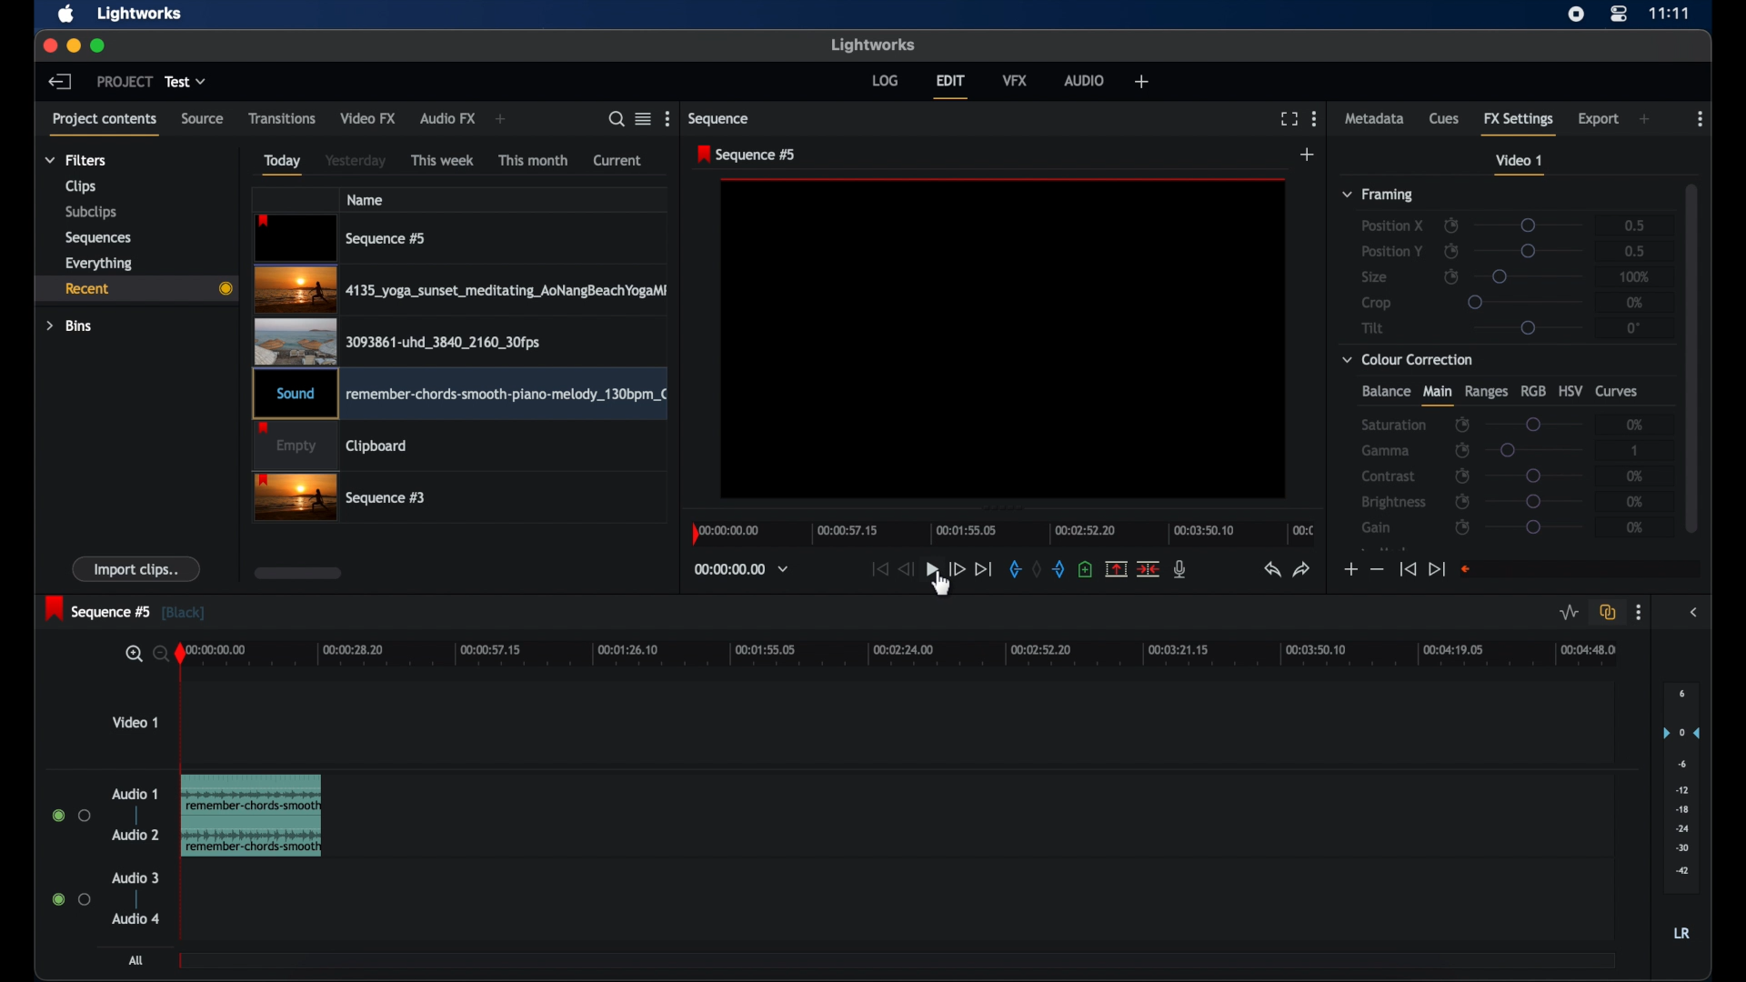  Describe the element at coordinates (1010, 569) in the screenshot. I see `in mark` at that location.